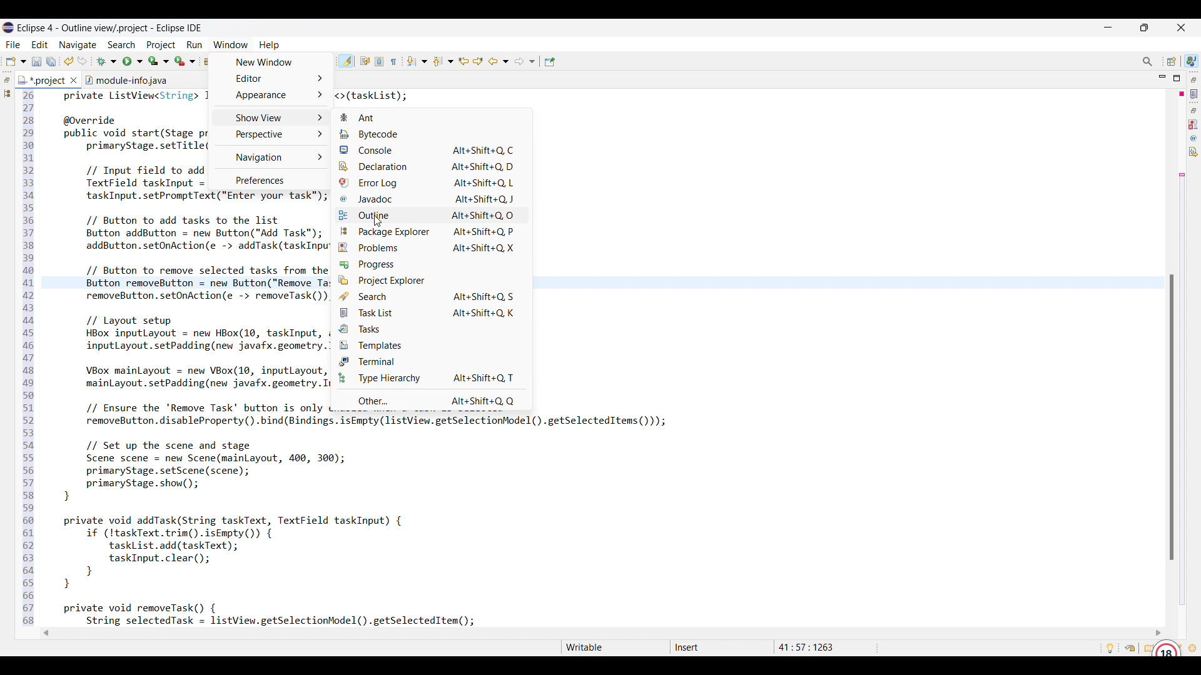 The image size is (1201, 675). I want to click on Progress, so click(430, 264).